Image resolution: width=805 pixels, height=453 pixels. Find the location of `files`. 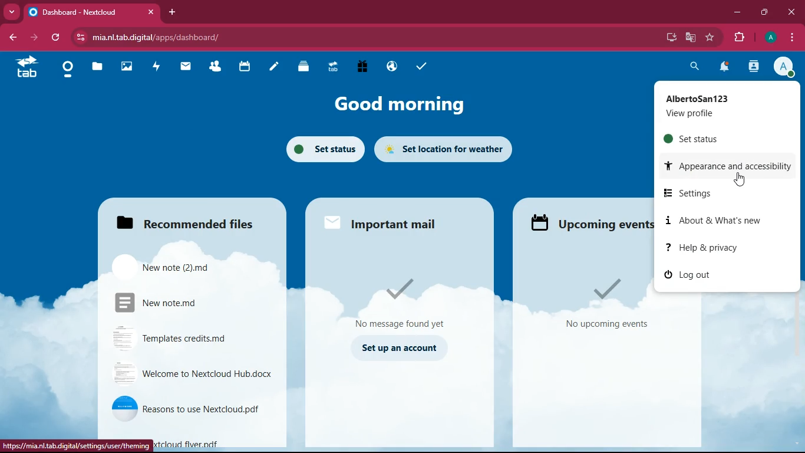

files is located at coordinates (180, 219).